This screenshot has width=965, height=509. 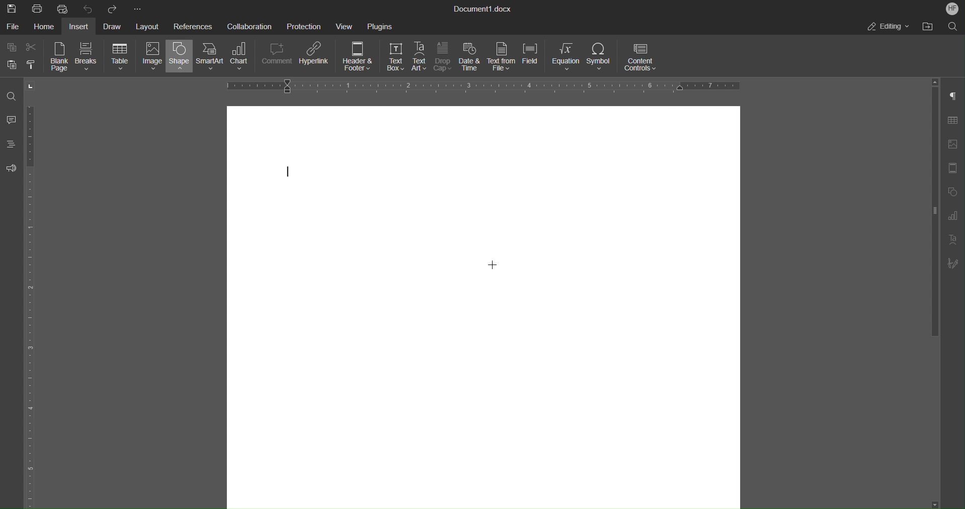 What do you see at coordinates (13, 146) in the screenshot?
I see `Headings` at bounding box center [13, 146].